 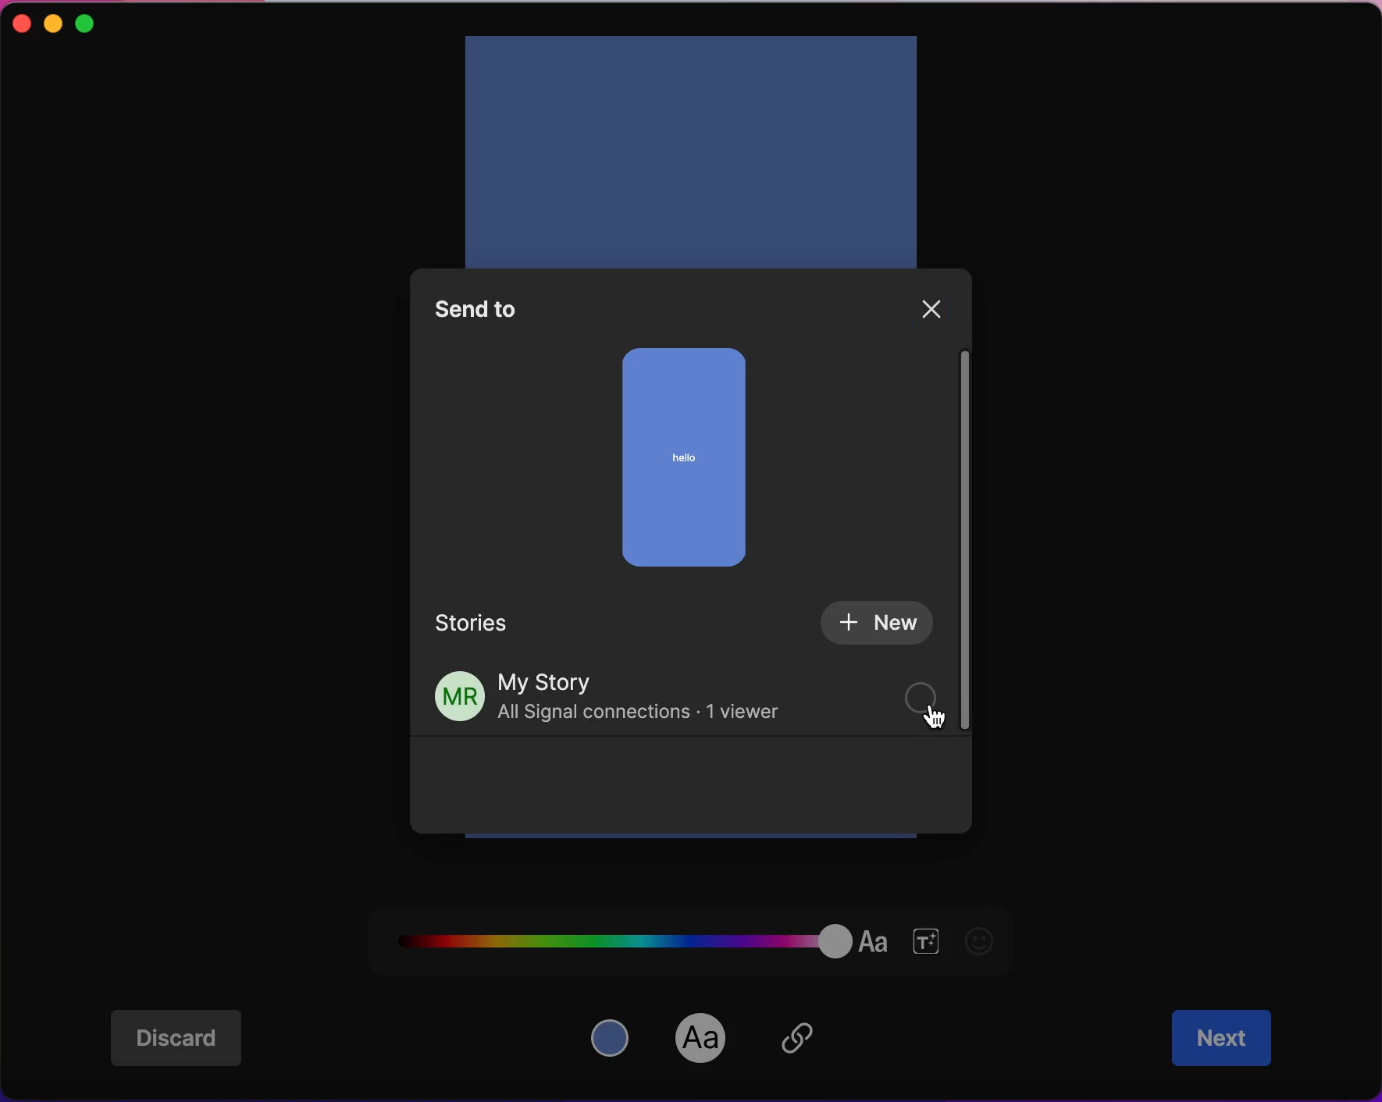 What do you see at coordinates (817, 1043) in the screenshot?
I see `insert` at bounding box center [817, 1043].